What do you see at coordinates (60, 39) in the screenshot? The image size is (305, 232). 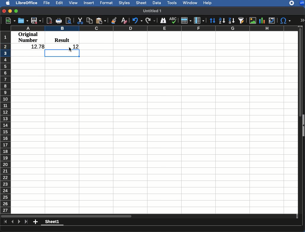 I see `Result` at bounding box center [60, 39].